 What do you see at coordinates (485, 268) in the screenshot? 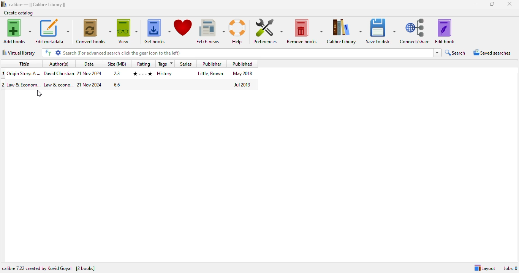
I see `layout` at bounding box center [485, 268].